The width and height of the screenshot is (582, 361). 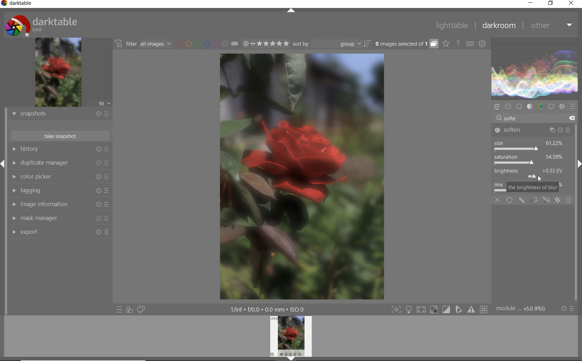 What do you see at coordinates (43, 25) in the screenshot?
I see `system logo` at bounding box center [43, 25].